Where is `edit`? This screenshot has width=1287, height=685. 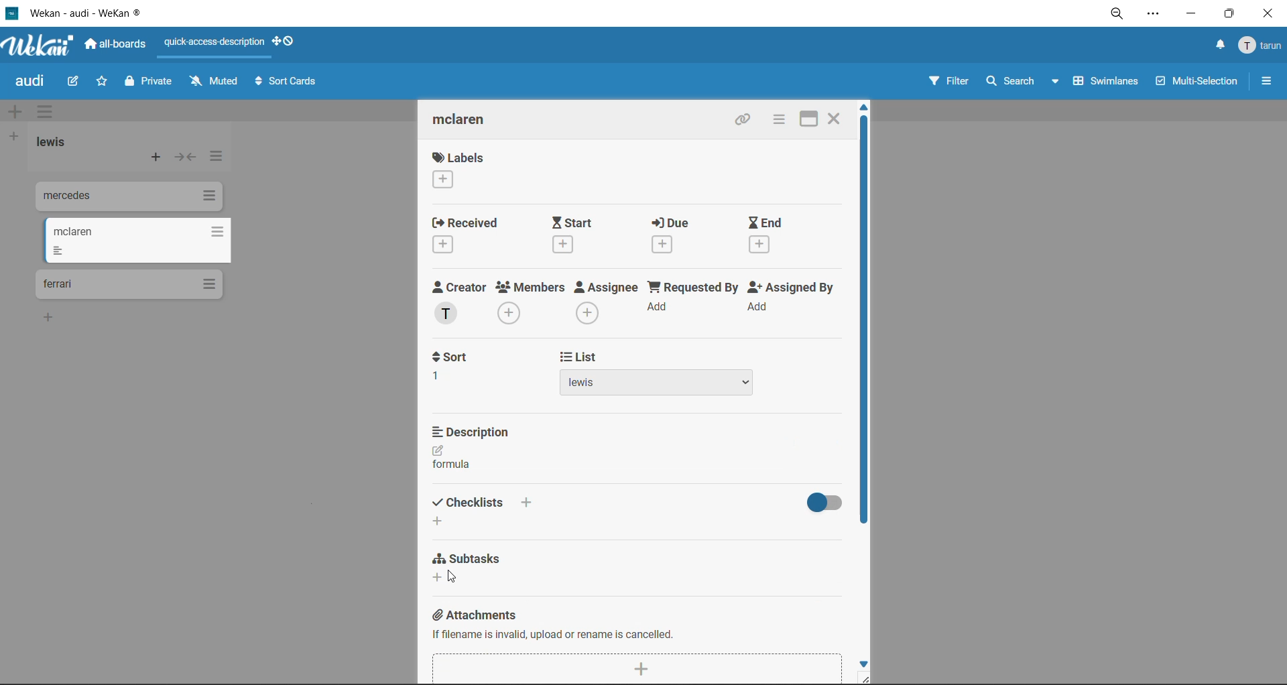
edit is located at coordinates (73, 82).